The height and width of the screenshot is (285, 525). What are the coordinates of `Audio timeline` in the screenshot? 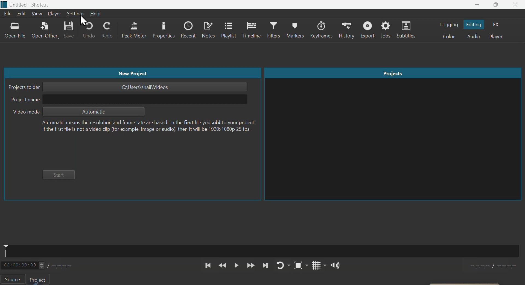 It's located at (264, 249).